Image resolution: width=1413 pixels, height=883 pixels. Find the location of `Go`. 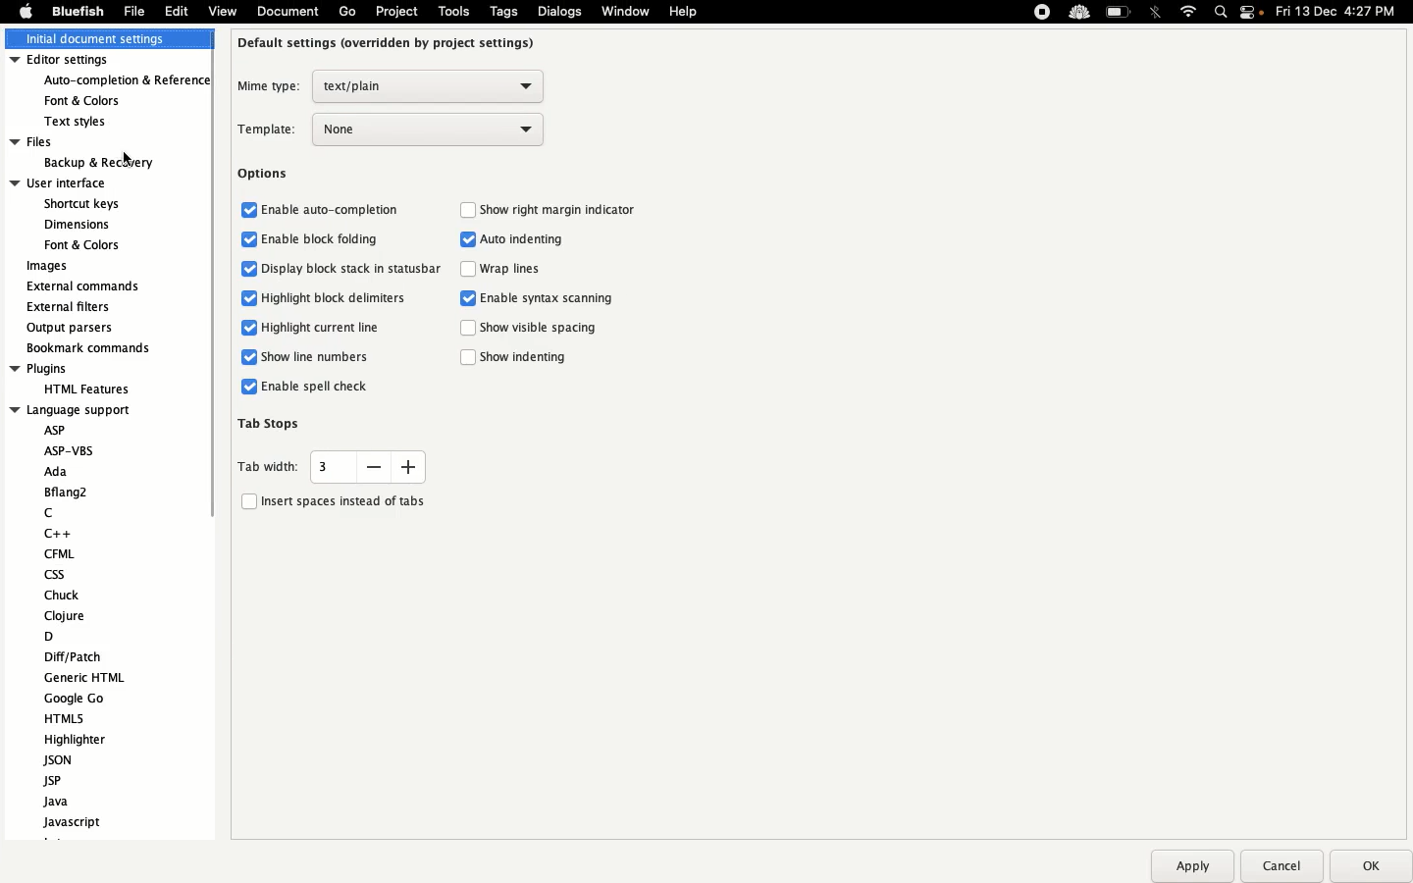

Go is located at coordinates (348, 12).